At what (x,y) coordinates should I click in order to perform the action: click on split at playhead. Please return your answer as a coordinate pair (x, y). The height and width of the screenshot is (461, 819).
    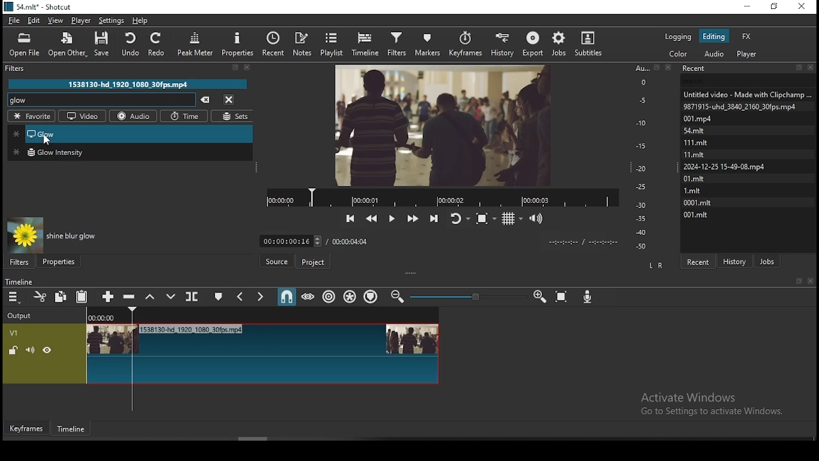
    Looking at the image, I should click on (190, 296).